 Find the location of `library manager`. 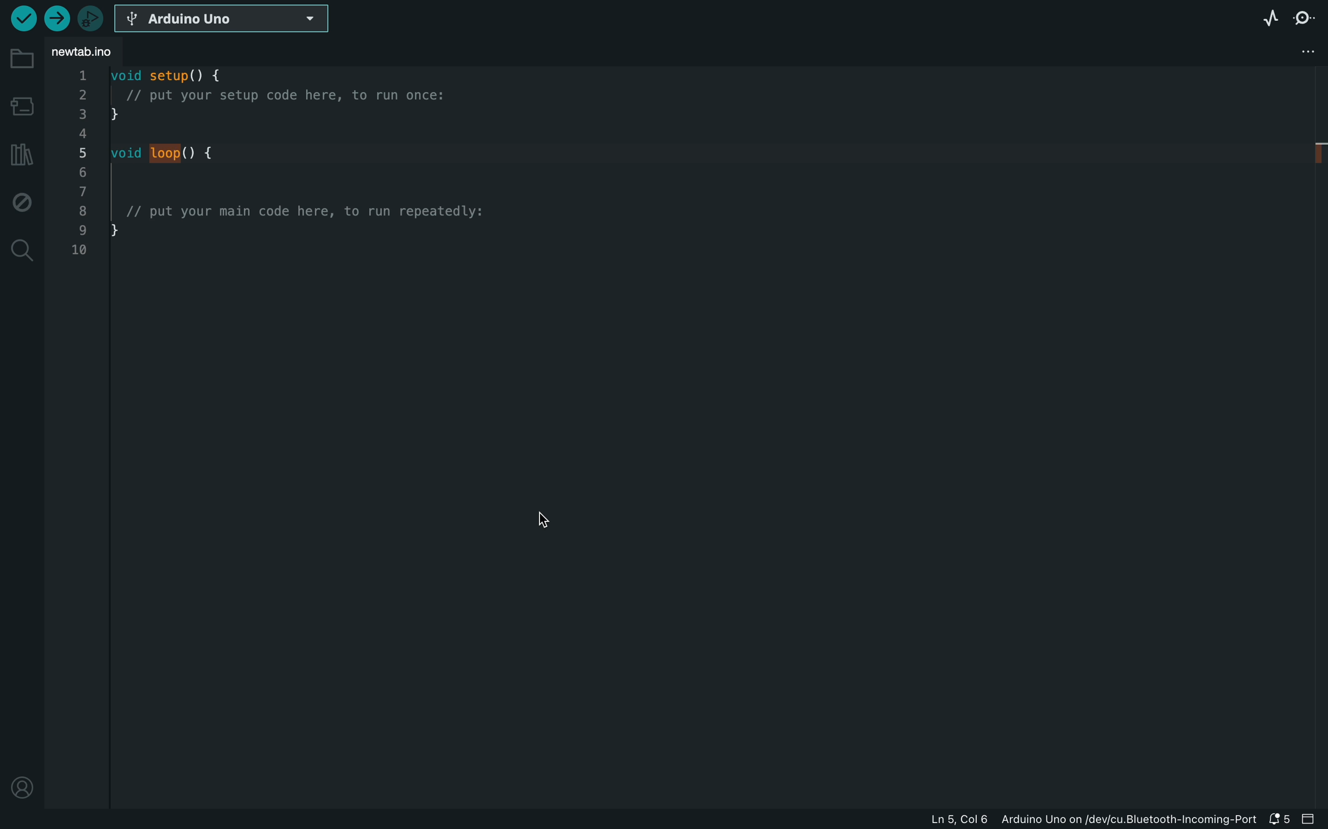

library manager is located at coordinates (21, 156).